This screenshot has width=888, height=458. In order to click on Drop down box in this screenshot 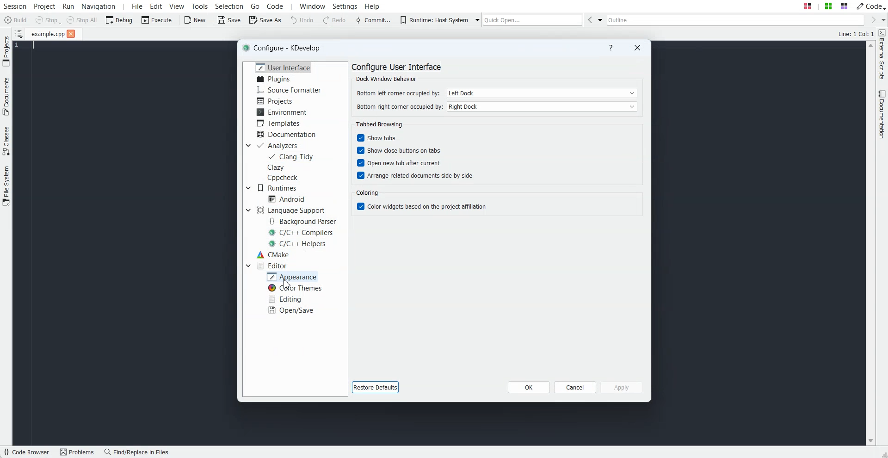, I will do `click(882, 20)`.